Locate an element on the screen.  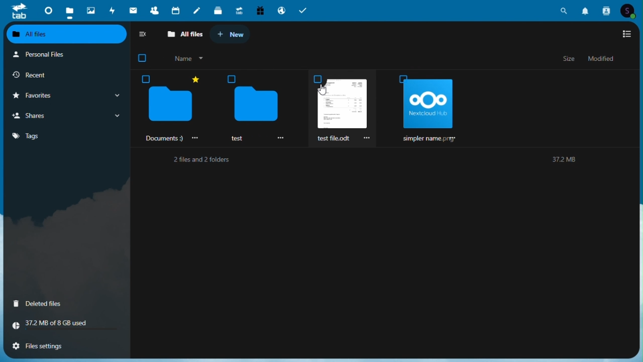
Photos is located at coordinates (92, 10).